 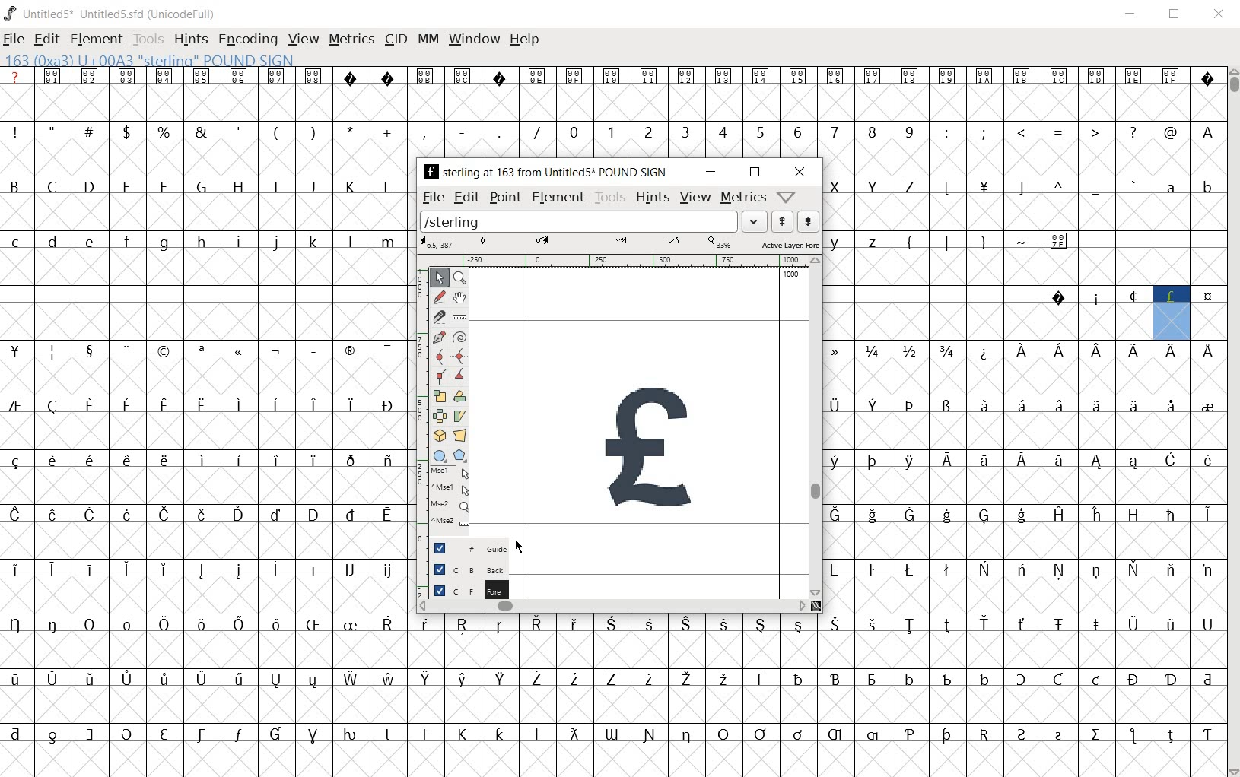 I want to click on Symbol, so click(x=1172, y=461).